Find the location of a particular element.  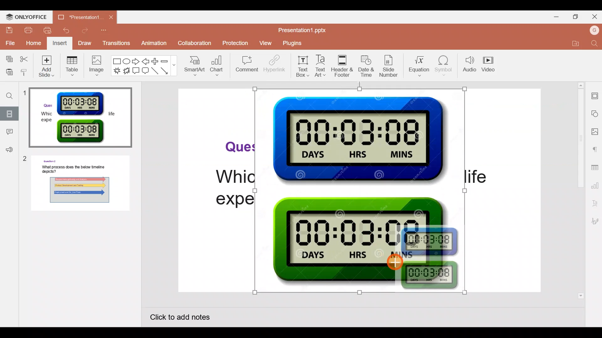

Cursor on inserted image 1 is located at coordinates (396, 260).